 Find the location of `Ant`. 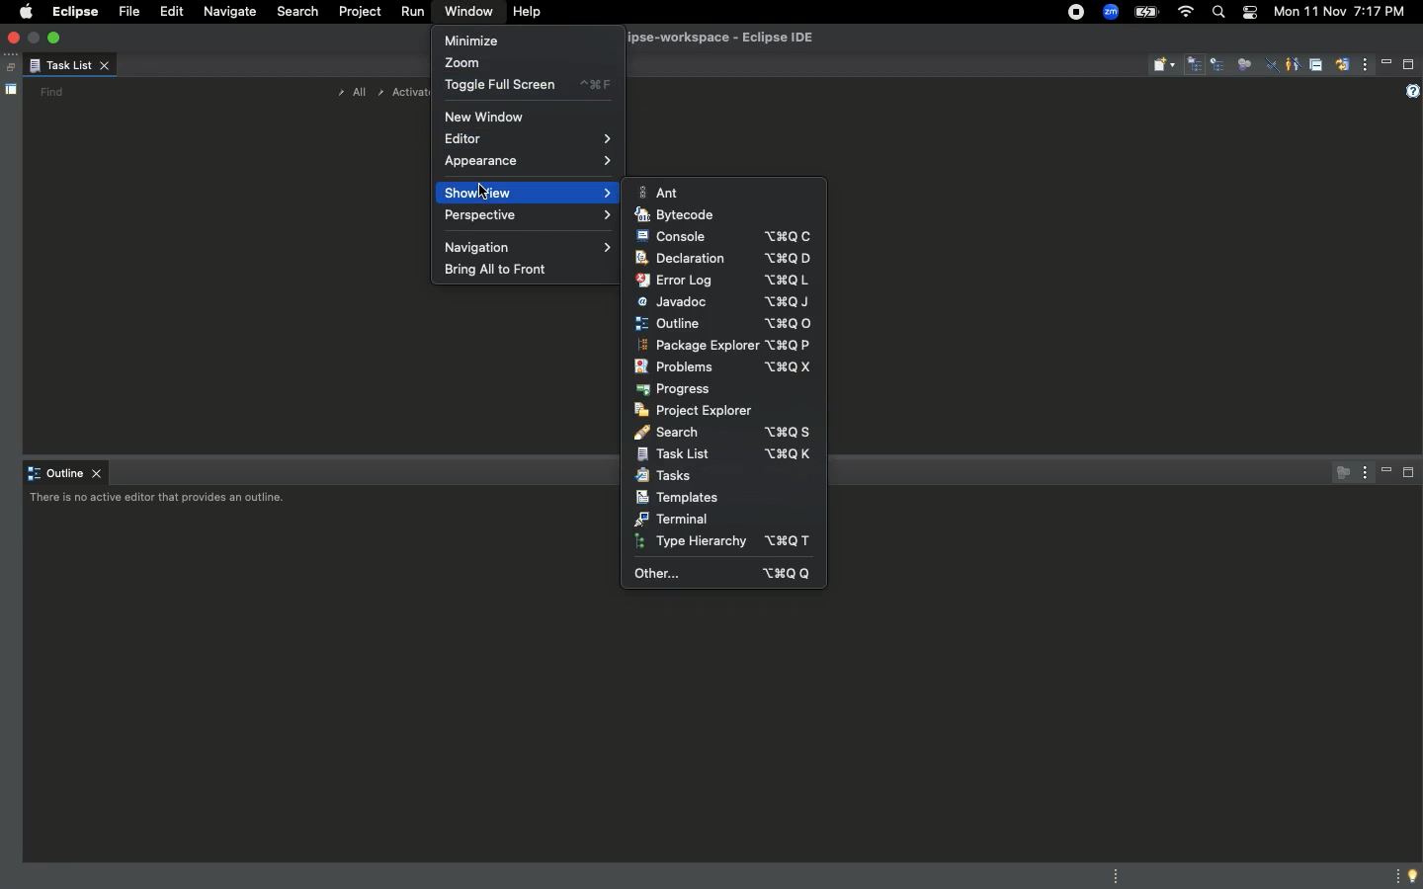

Ant is located at coordinates (658, 193).